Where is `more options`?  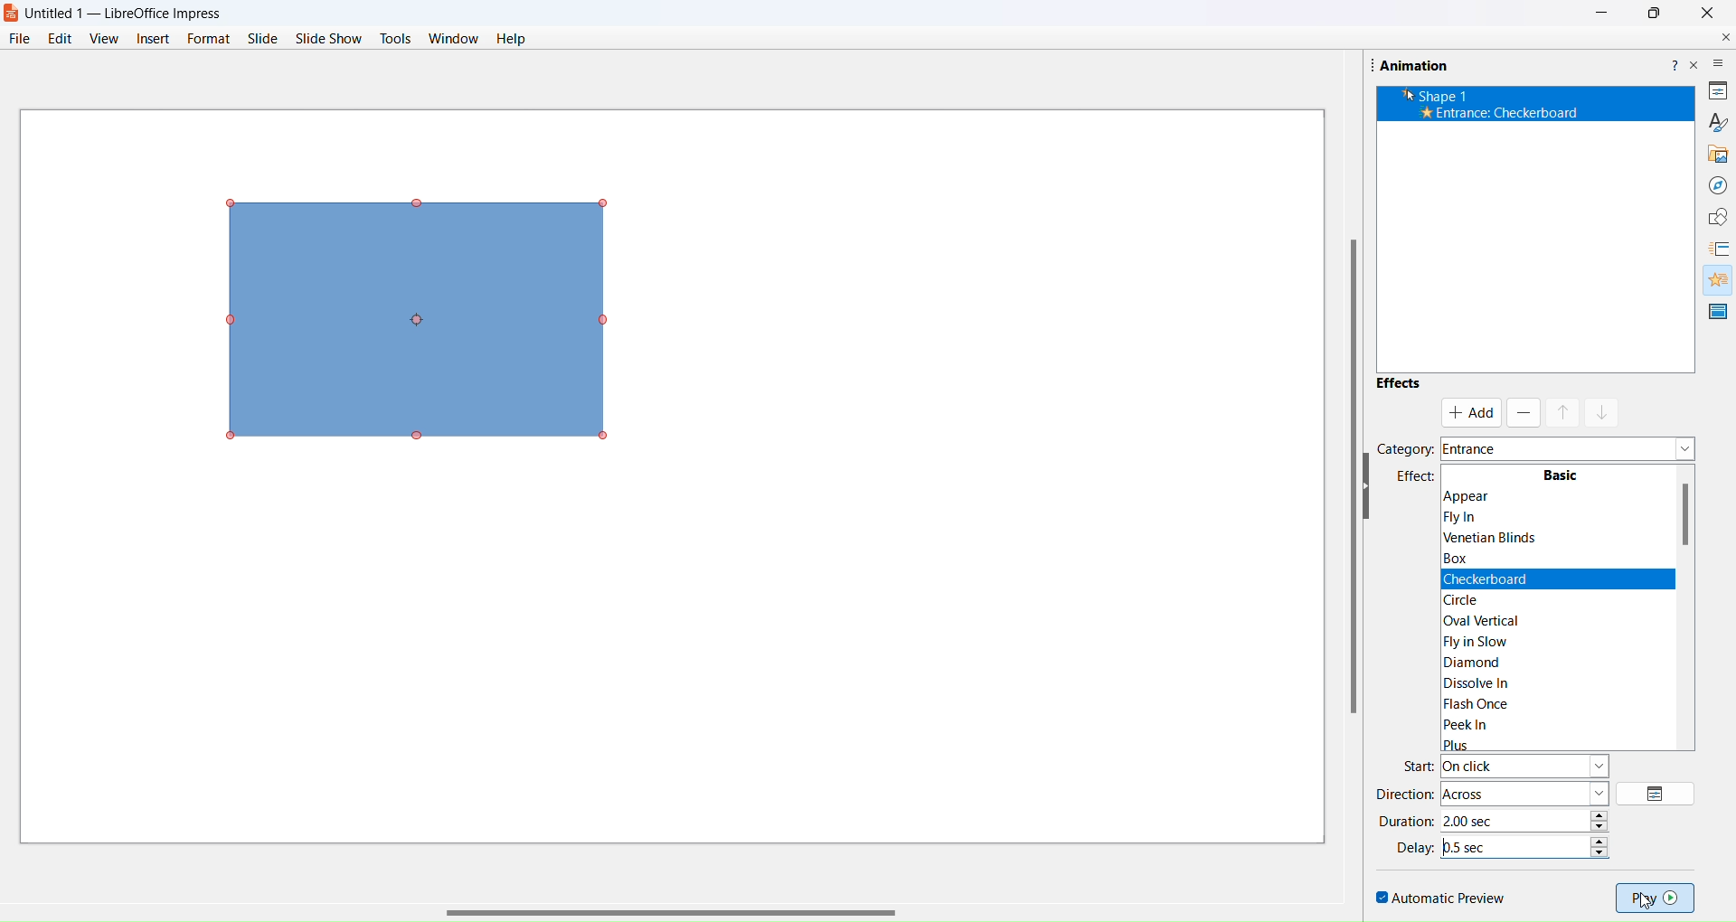 more options is located at coordinates (1719, 63).